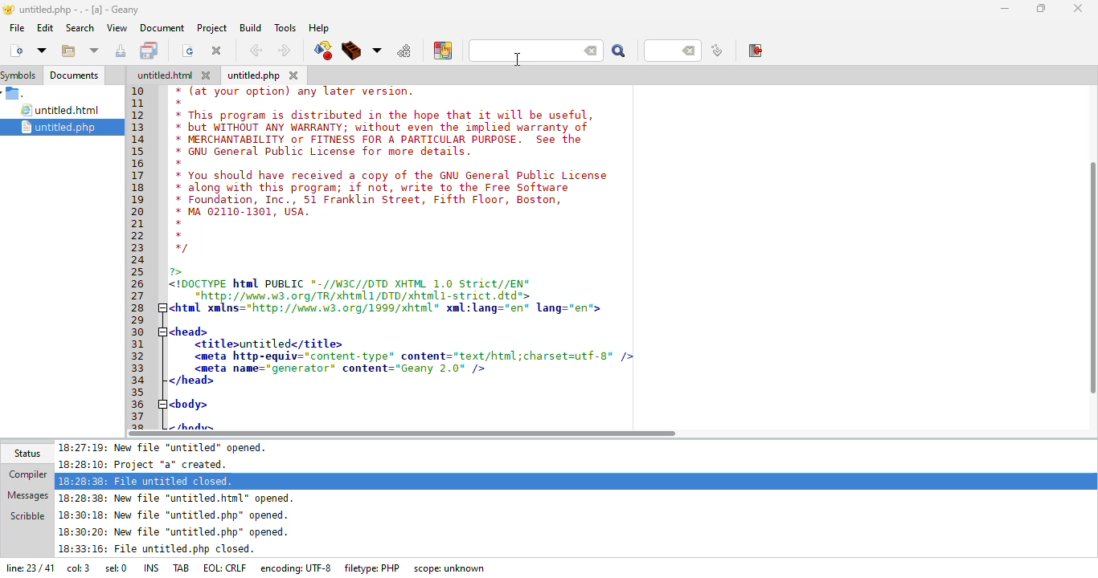  What do you see at coordinates (373, 201) in the screenshot?
I see `* Foundation, Inc., 51 Franklin Street, Fifth Floor, Boston,` at bounding box center [373, 201].